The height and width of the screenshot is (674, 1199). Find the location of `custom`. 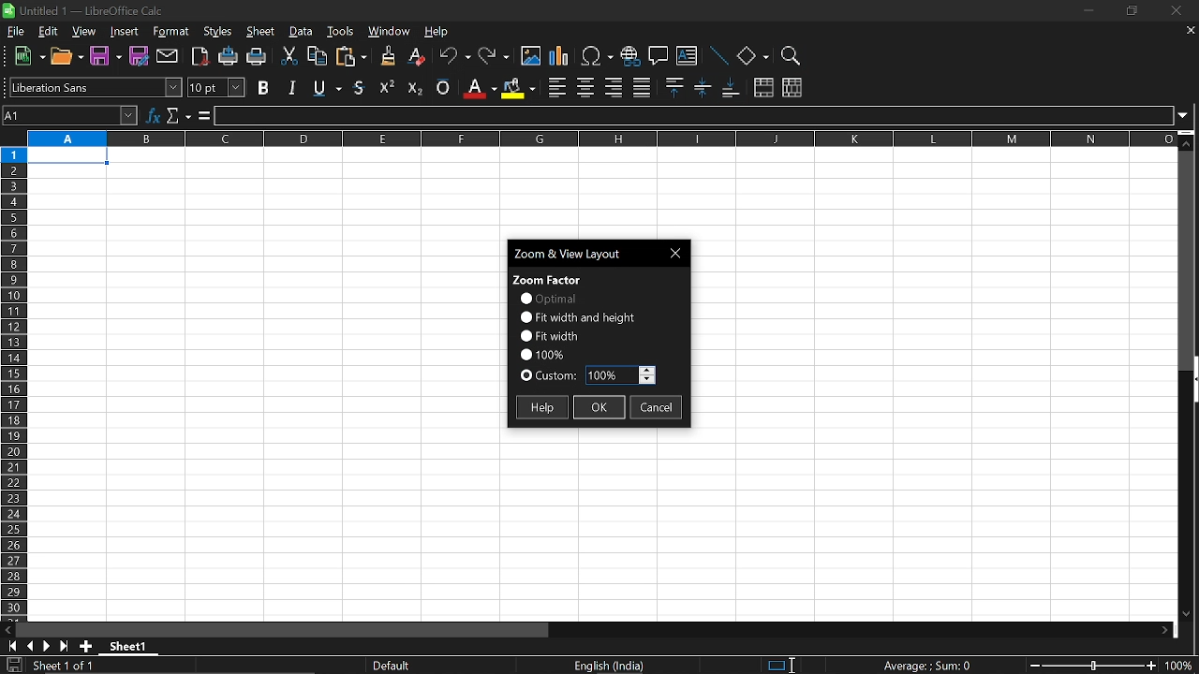

custom is located at coordinates (549, 377).